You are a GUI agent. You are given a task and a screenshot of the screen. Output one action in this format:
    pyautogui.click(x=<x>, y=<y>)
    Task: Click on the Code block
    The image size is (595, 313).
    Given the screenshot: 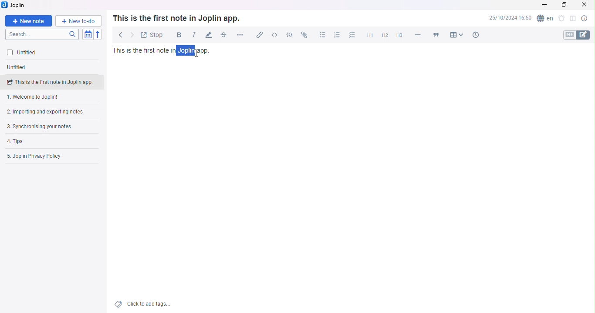 What is the action you would take?
    pyautogui.click(x=289, y=35)
    